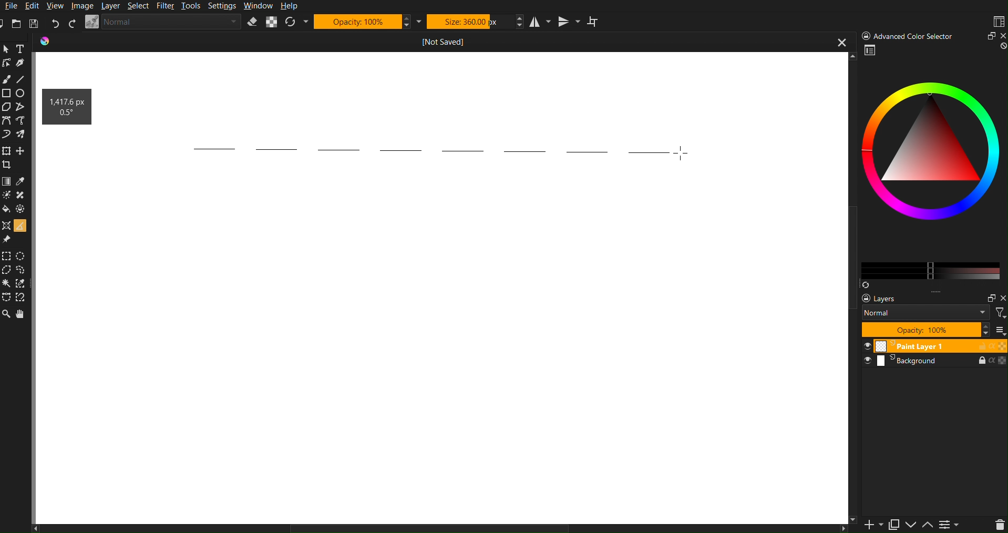  What do you see at coordinates (931, 166) in the screenshot?
I see `Advanced Color Selector` at bounding box center [931, 166].